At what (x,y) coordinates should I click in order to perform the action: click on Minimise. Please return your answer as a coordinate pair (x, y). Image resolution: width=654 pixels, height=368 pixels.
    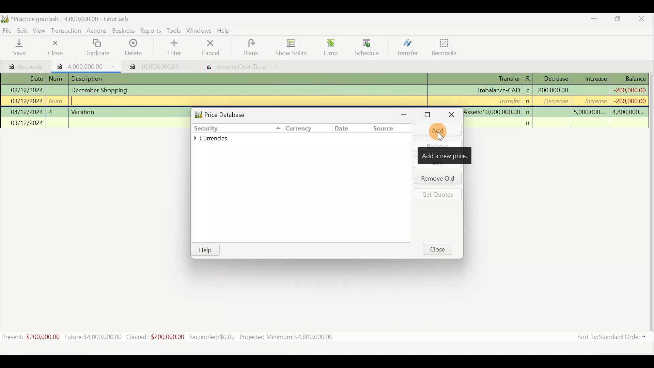
    Looking at the image, I should click on (408, 114).